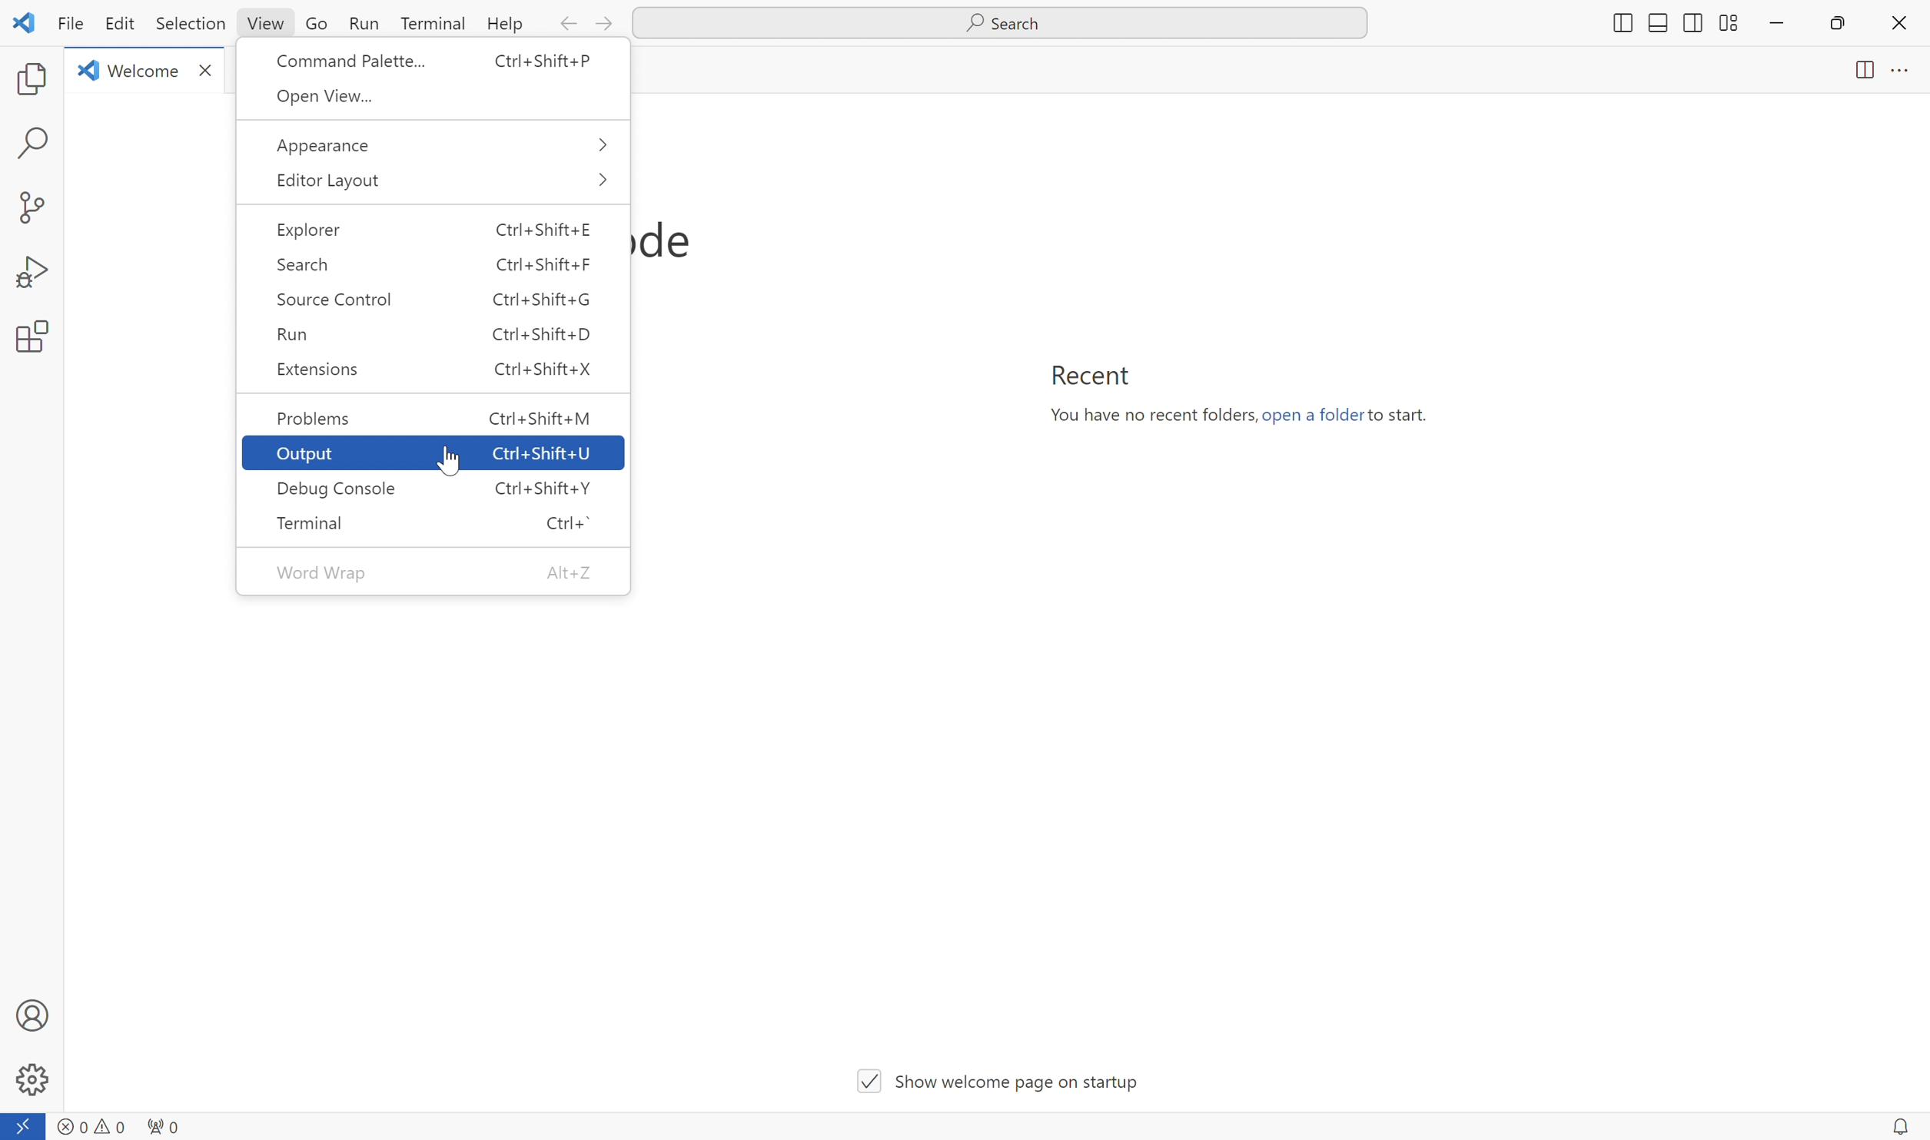 This screenshot has width=1930, height=1140. Describe the element at coordinates (1845, 28) in the screenshot. I see `restore down` at that location.